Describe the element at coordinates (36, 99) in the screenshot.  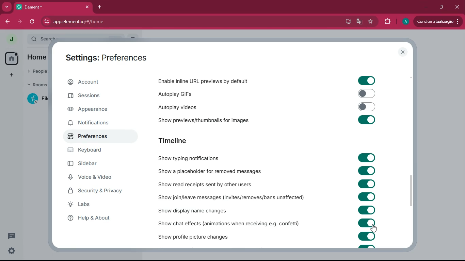
I see `filecoin lotus implementation` at that location.